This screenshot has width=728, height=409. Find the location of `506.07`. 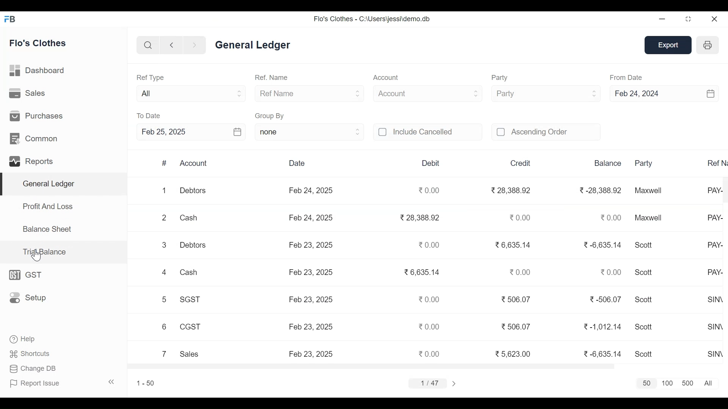

506.07 is located at coordinates (516, 326).